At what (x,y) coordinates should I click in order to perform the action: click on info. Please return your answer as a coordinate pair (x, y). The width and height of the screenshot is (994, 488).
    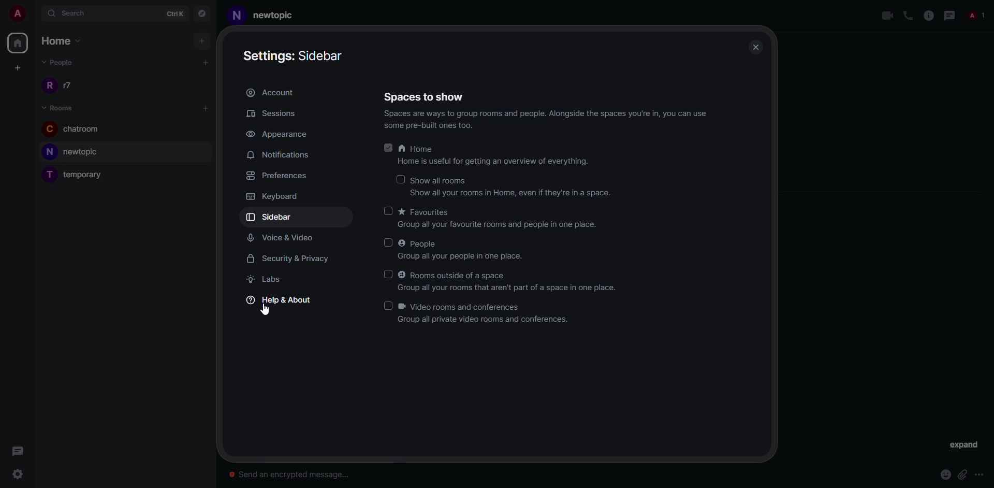
    Looking at the image, I should click on (486, 321).